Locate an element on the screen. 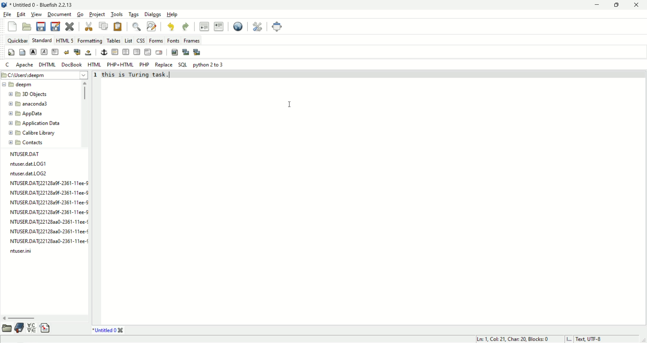 The height and width of the screenshot is (343, 647). tags is located at coordinates (134, 14).